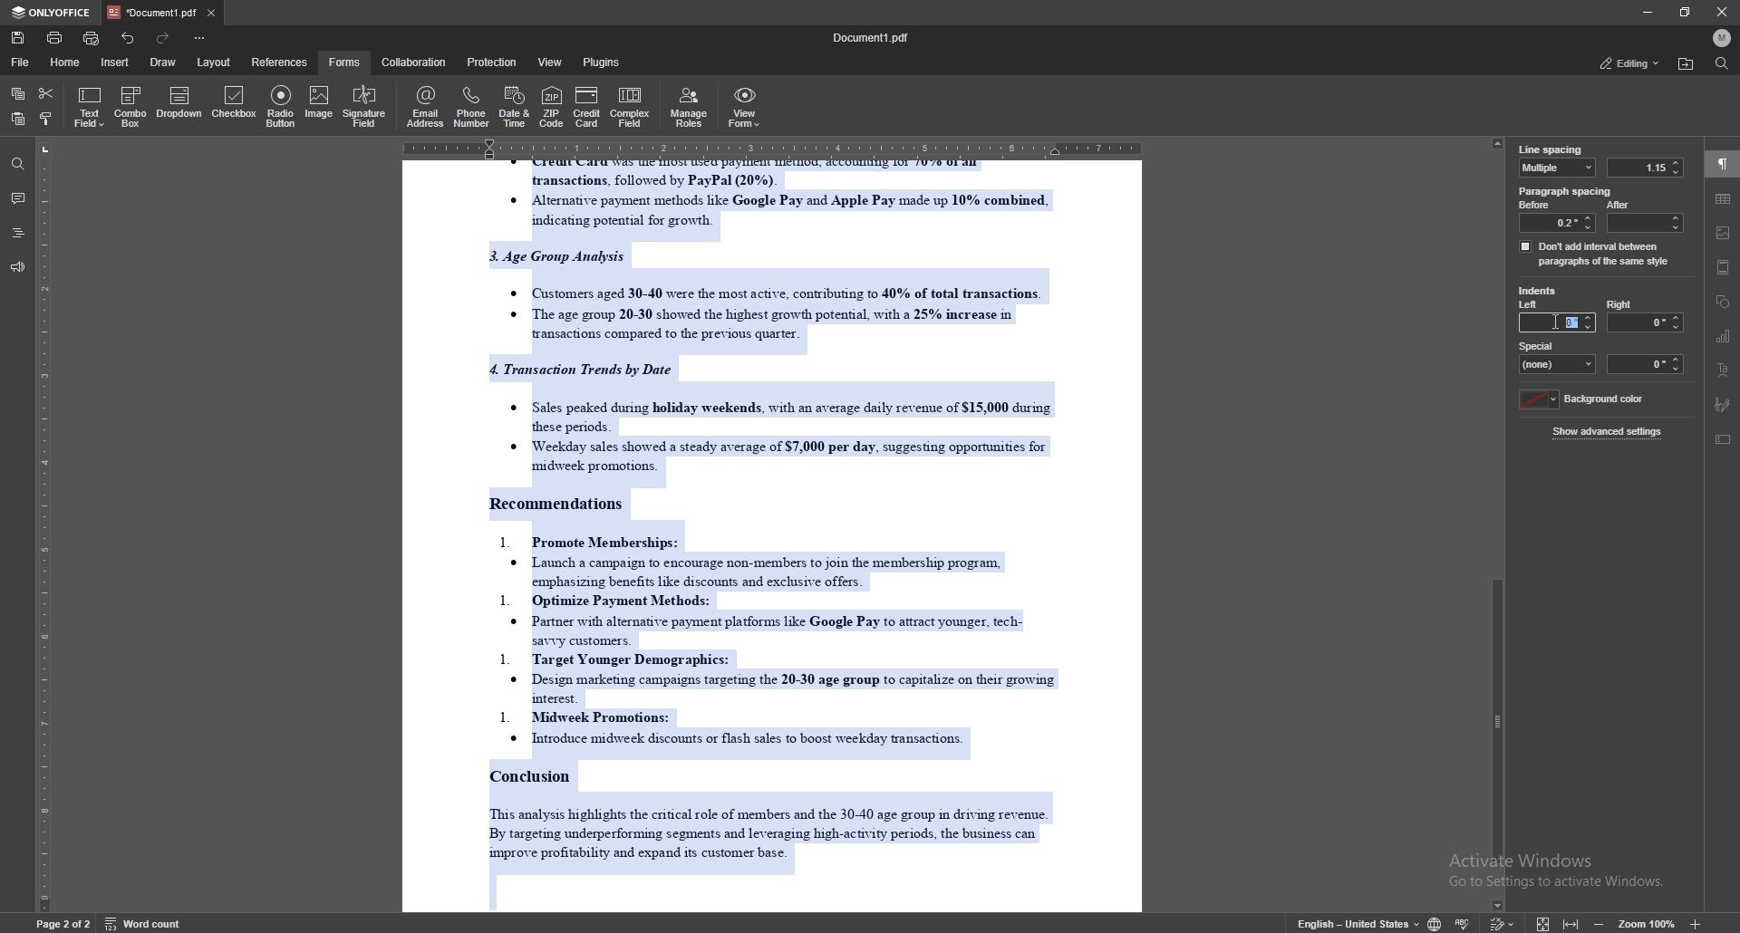  Describe the element at coordinates (1722, 12) in the screenshot. I see `close` at that location.